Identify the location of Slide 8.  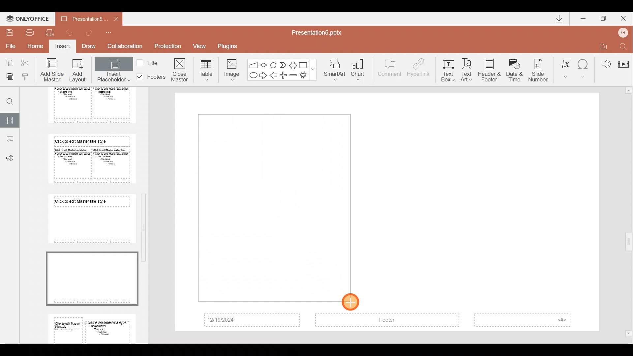
(91, 277).